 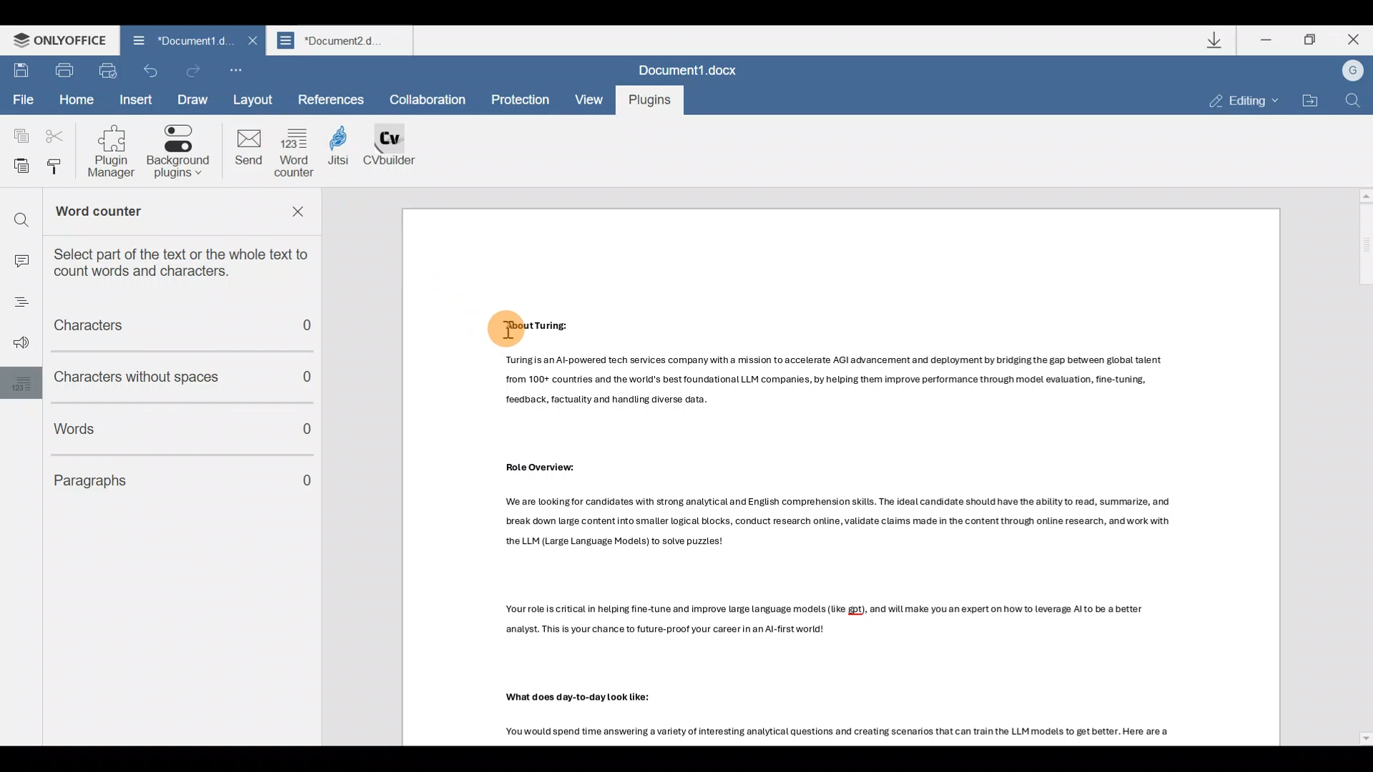 I want to click on 0, so click(x=316, y=377).